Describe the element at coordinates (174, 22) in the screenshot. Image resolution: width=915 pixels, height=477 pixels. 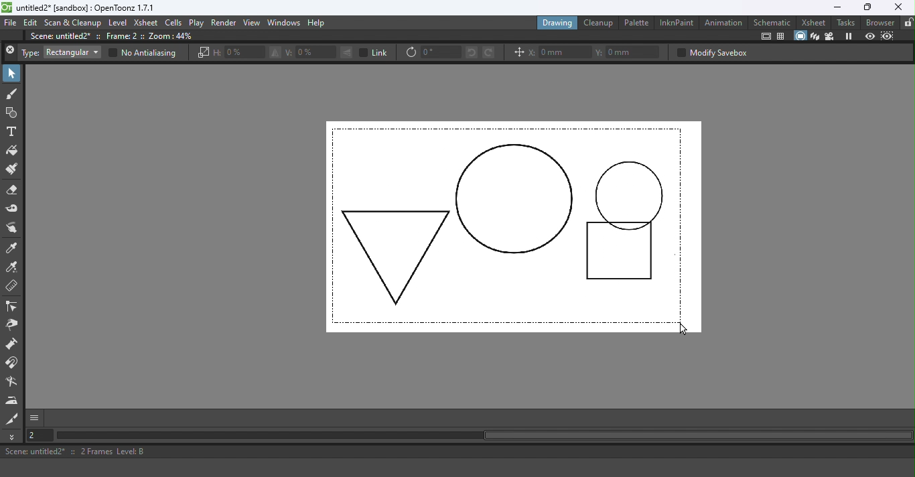
I see `Cells` at that location.